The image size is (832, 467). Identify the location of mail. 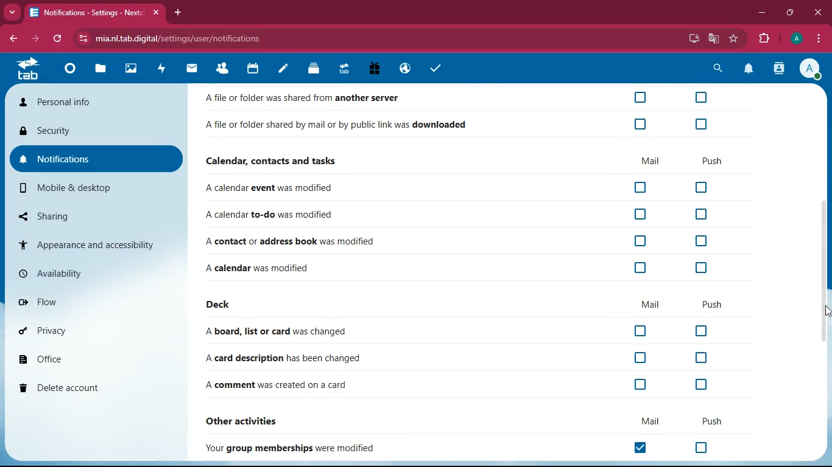
(651, 160).